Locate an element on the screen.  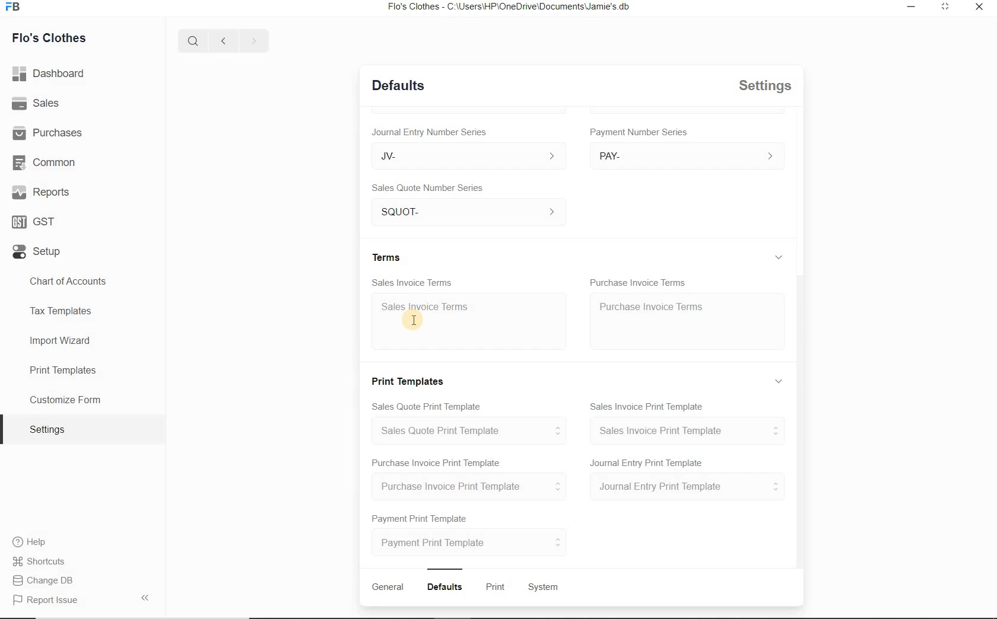
Payment Print Template is located at coordinates (471, 542).